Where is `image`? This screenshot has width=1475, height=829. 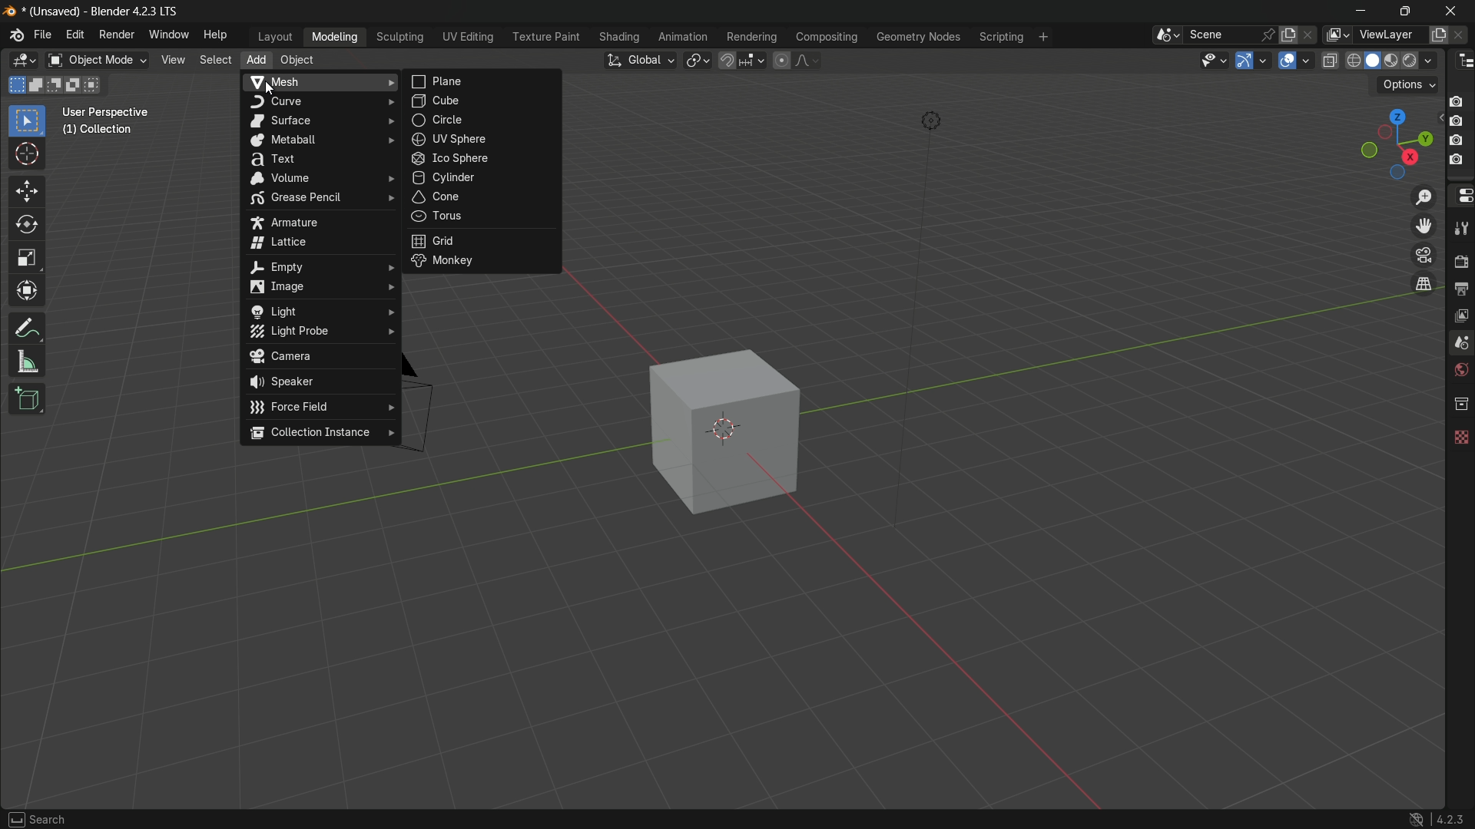
image is located at coordinates (321, 289).